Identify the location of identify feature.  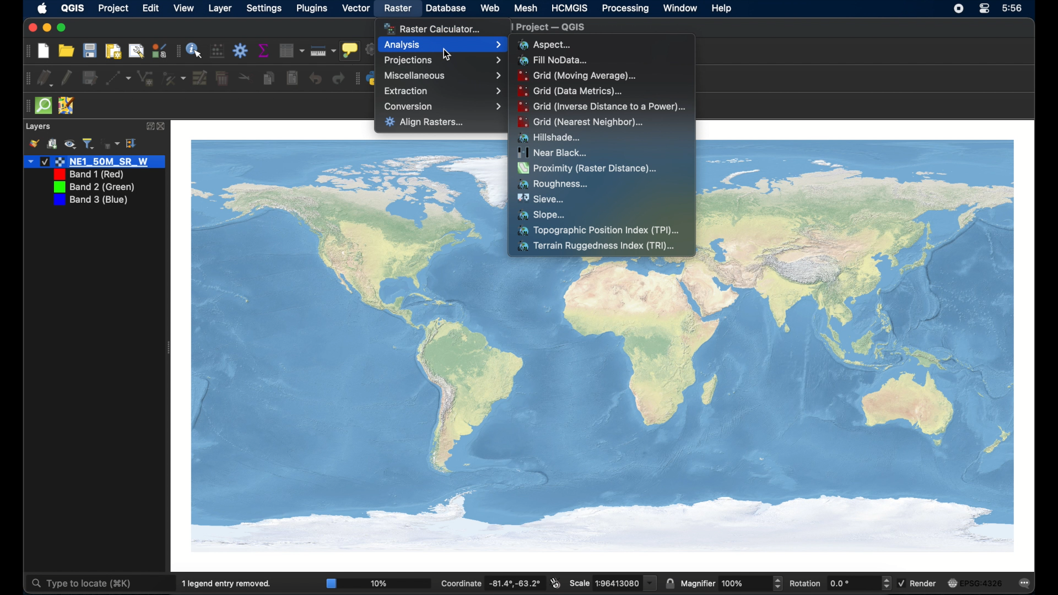
(195, 50).